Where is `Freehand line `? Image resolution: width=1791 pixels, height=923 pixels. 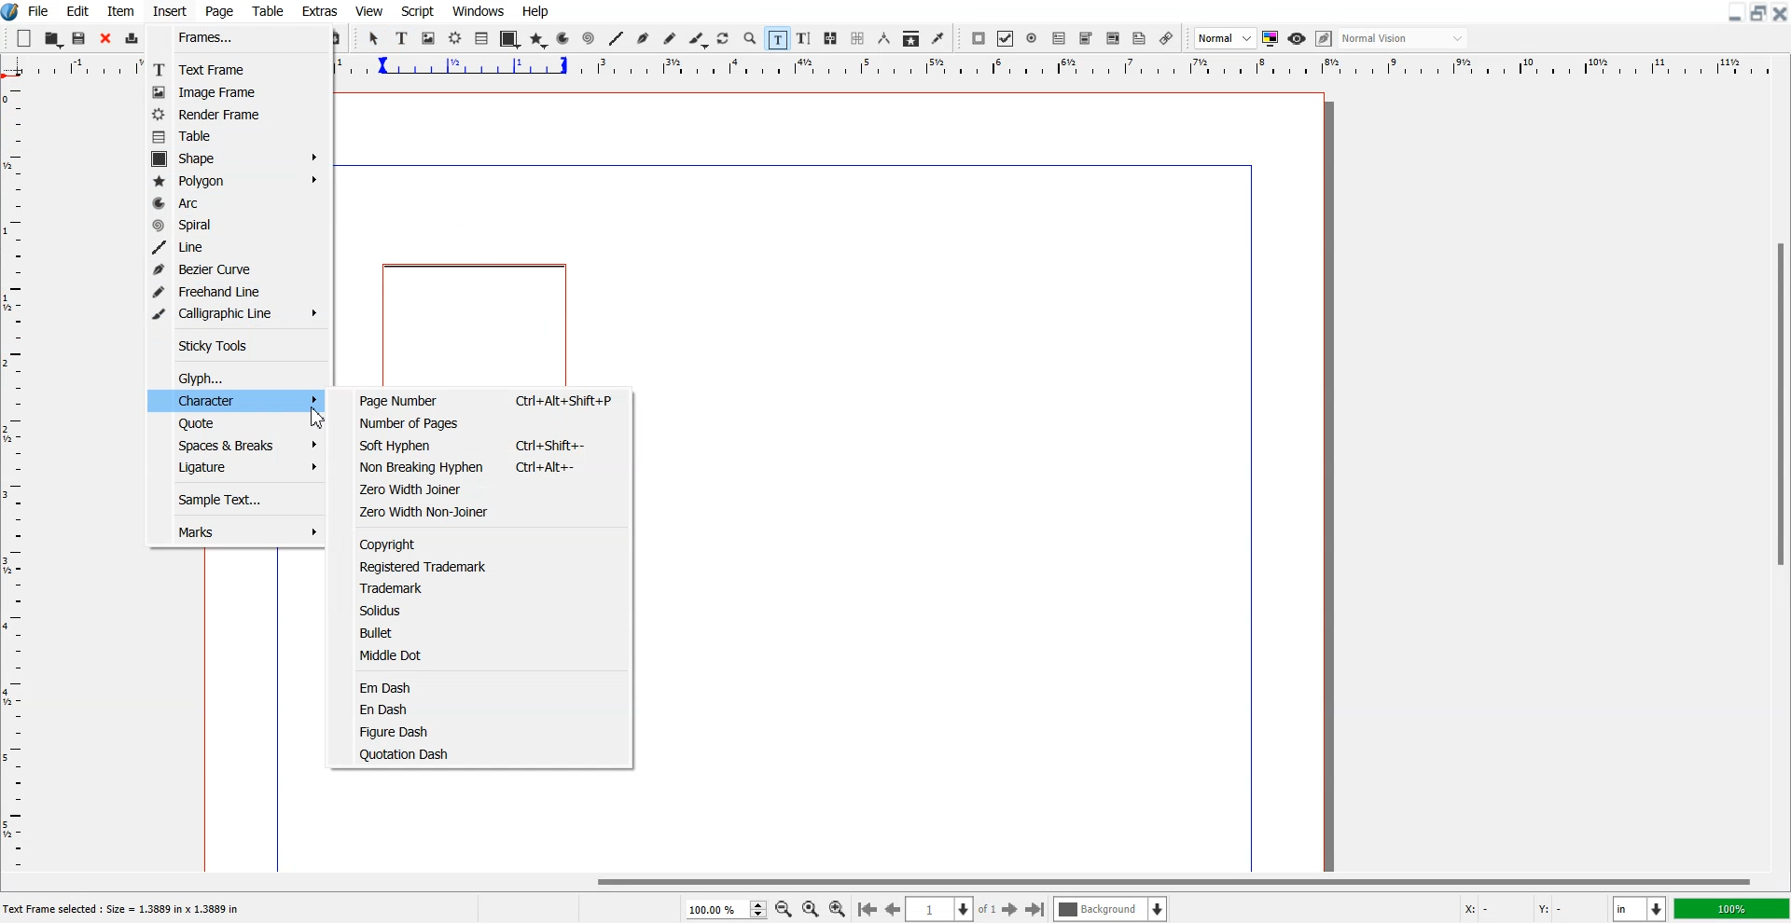 Freehand line  is located at coordinates (670, 39).